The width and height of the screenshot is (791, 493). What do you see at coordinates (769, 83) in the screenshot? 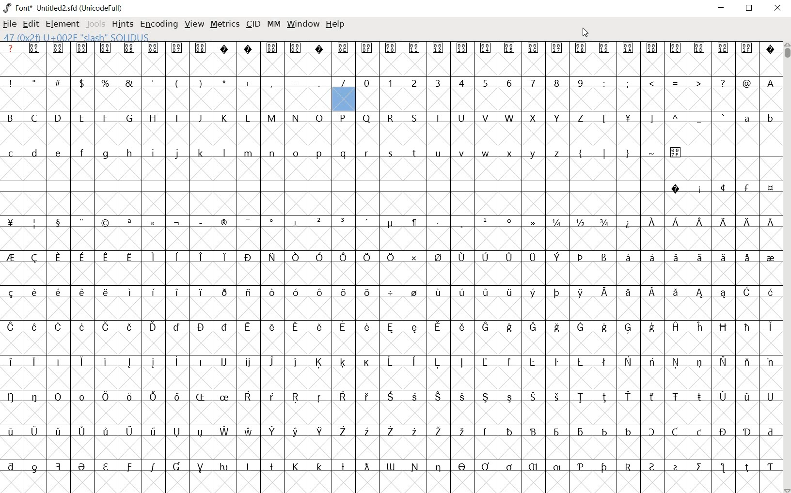
I see `A` at bounding box center [769, 83].